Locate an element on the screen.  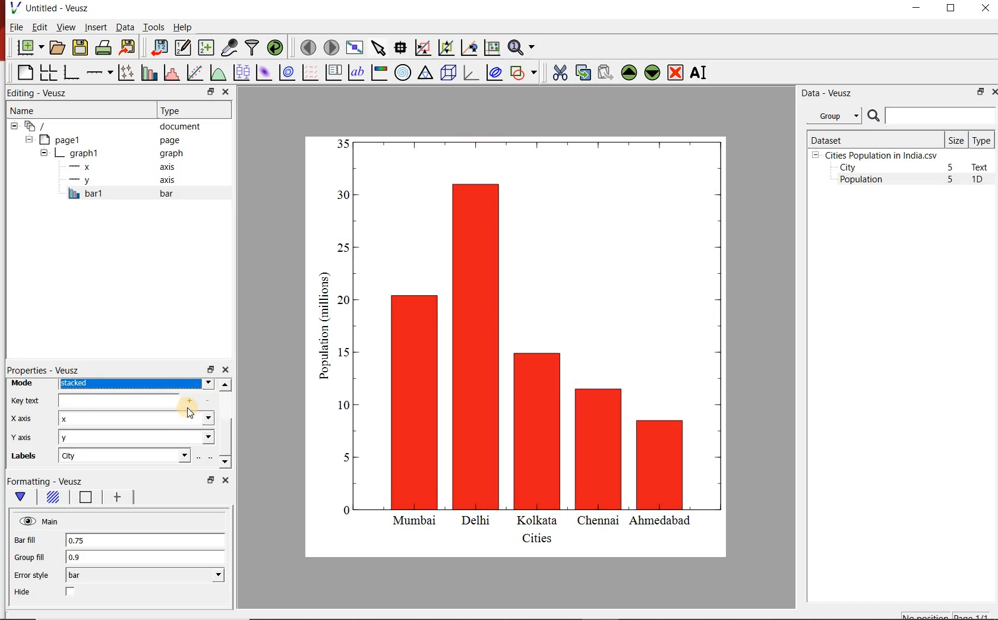
Text is located at coordinates (982, 167).